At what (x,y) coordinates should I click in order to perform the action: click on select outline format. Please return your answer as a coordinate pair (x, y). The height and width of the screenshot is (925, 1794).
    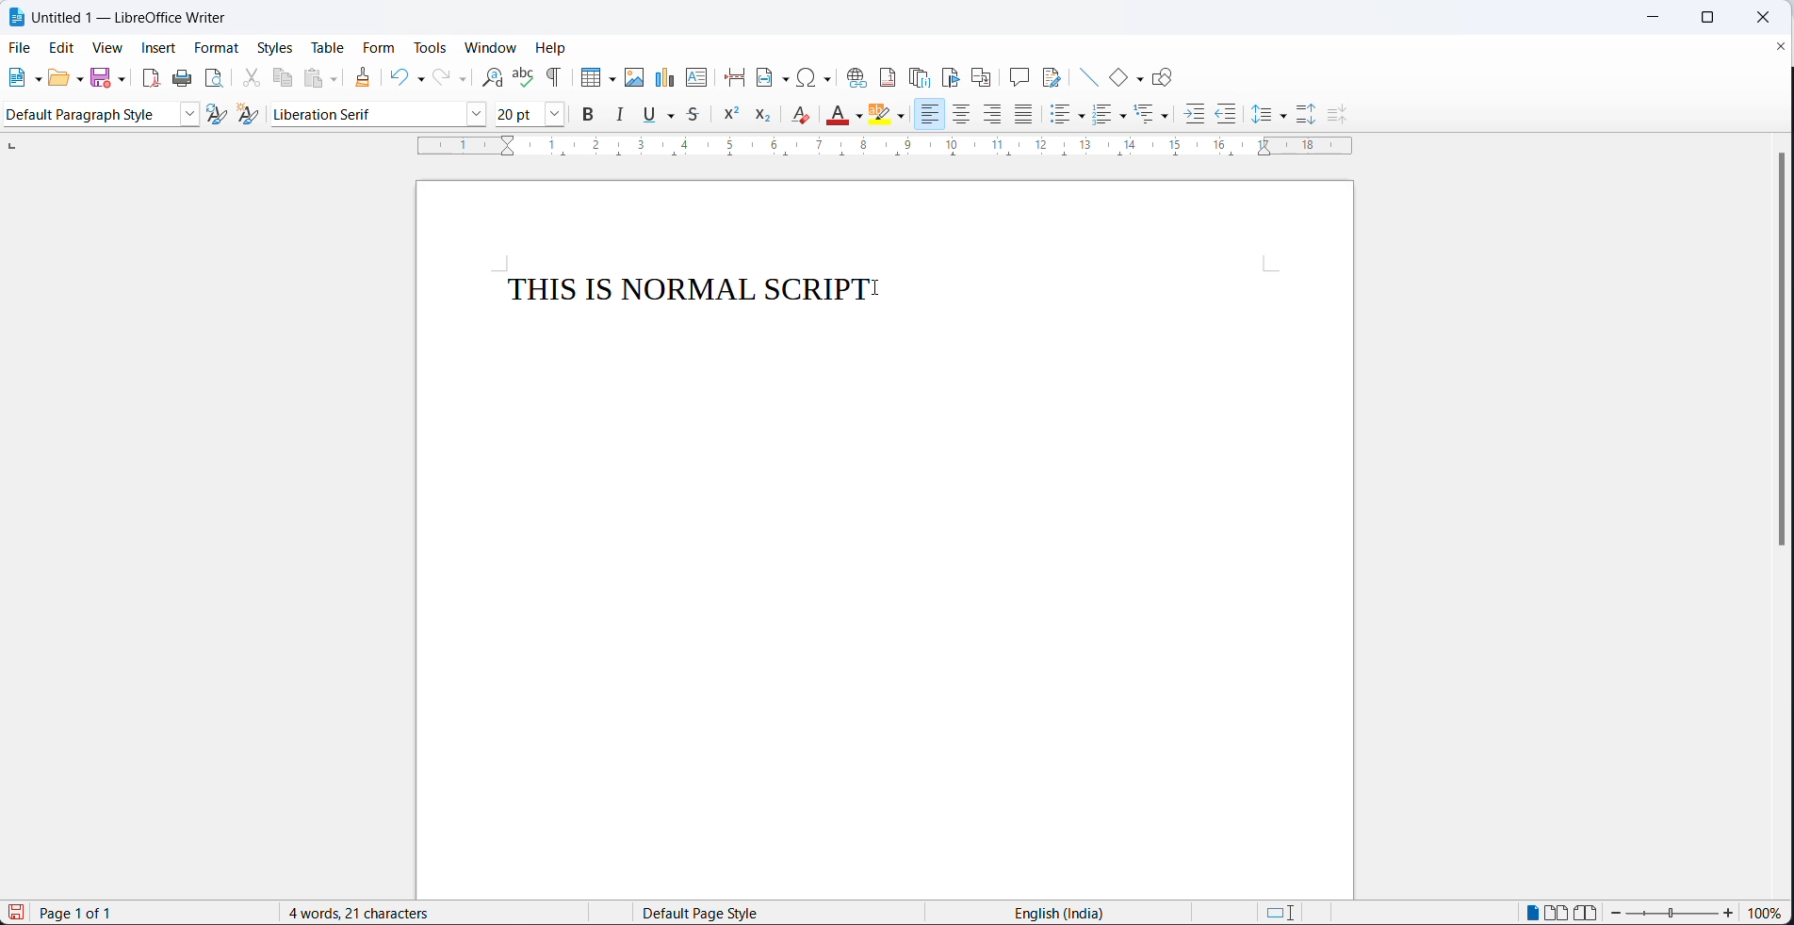
    Looking at the image, I should click on (1153, 114).